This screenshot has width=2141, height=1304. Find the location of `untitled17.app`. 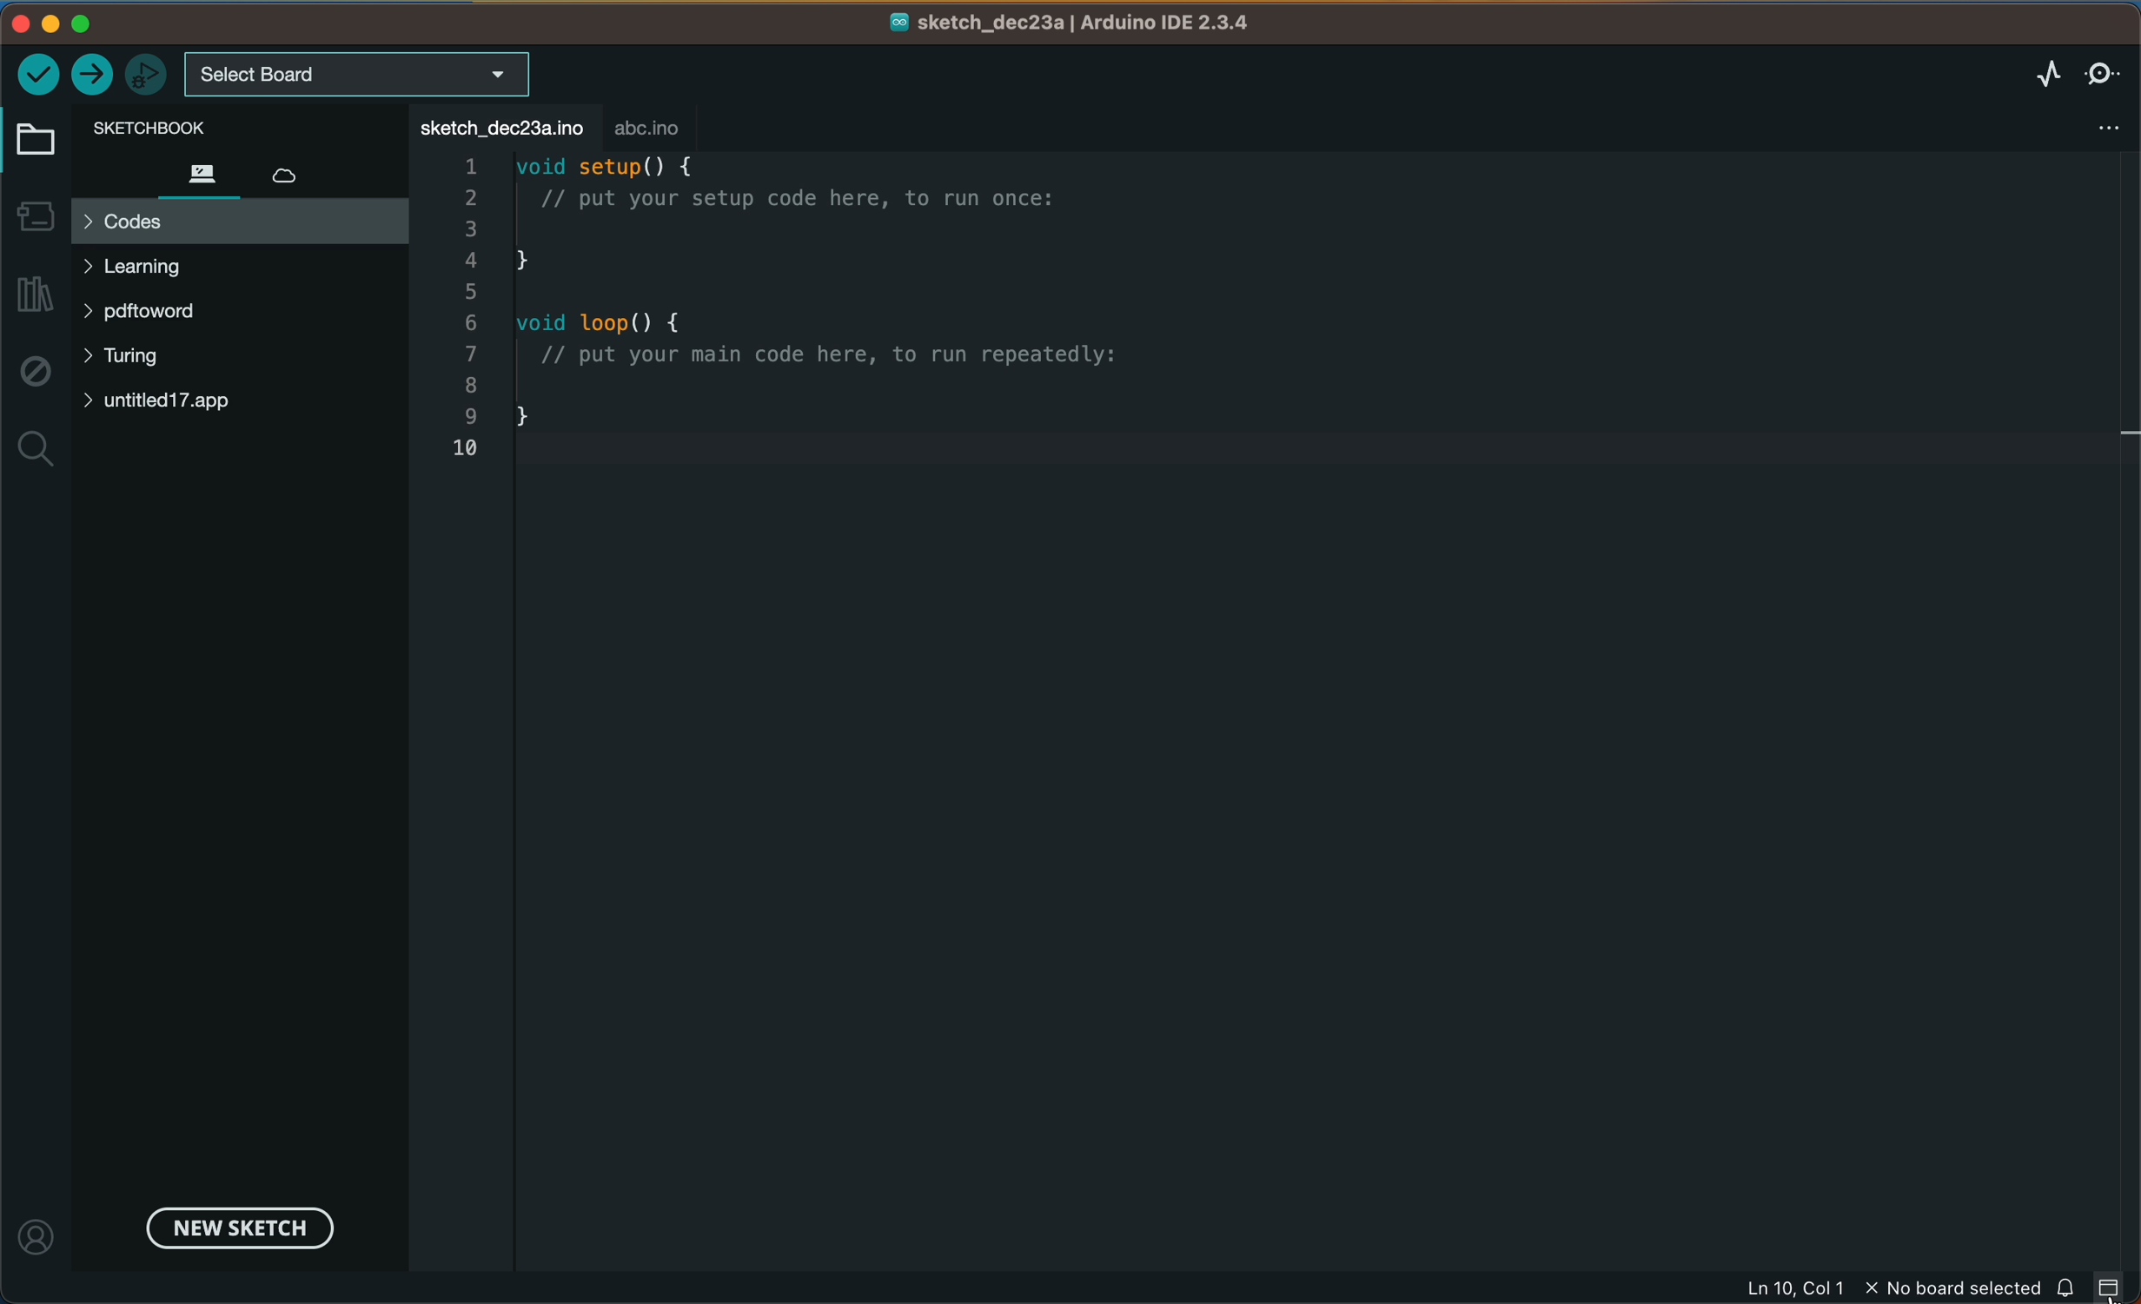

untitled17.app is located at coordinates (193, 403).